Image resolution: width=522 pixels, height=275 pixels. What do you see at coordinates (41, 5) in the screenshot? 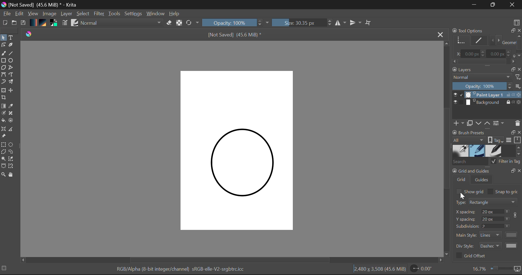
I see `Window Title` at bounding box center [41, 5].